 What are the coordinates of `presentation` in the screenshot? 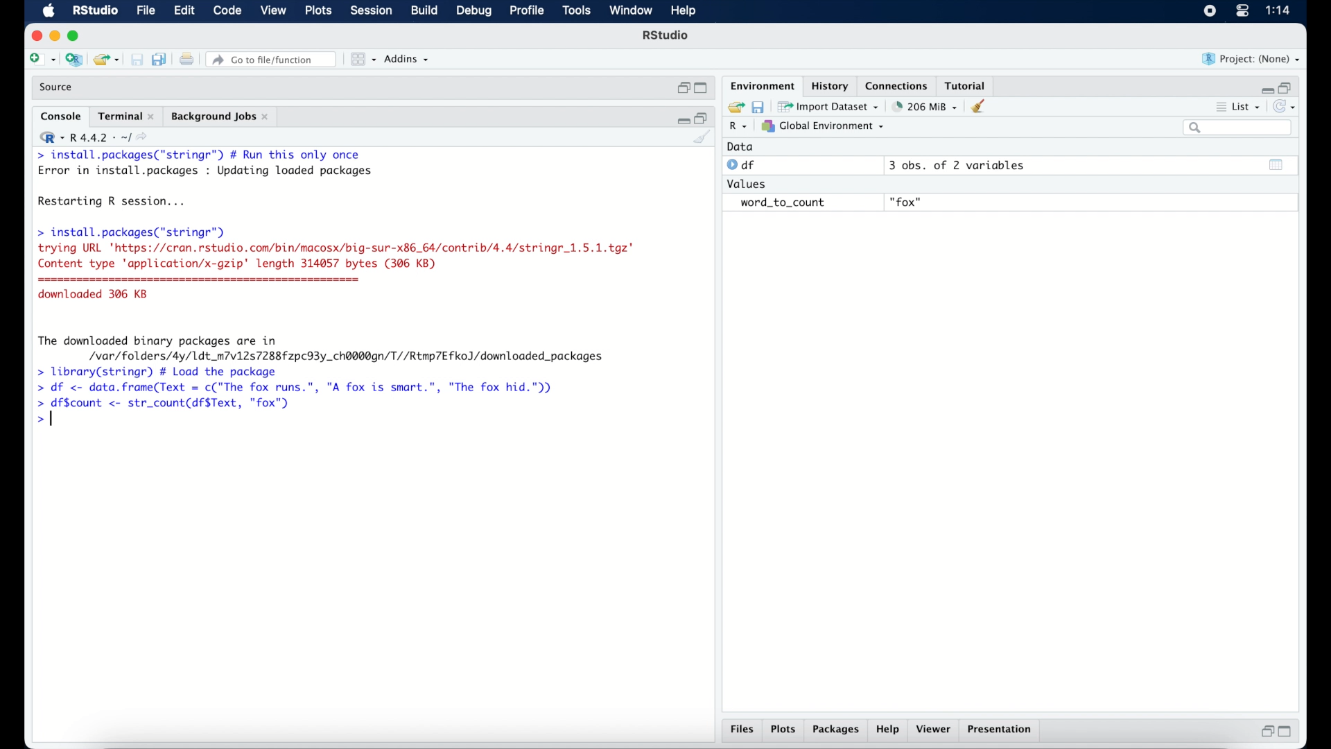 It's located at (1002, 731).